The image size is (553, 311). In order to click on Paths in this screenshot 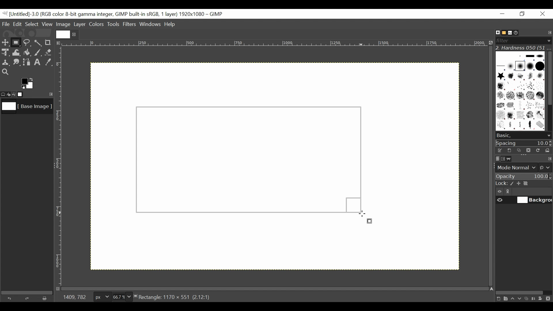, I will do `click(510, 159)`.